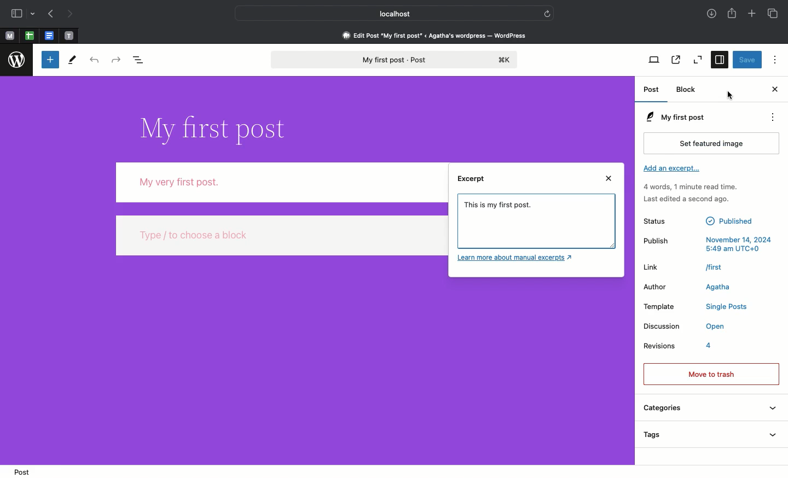  Describe the element at coordinates (709, 410) in the screenshot. I see `Categories` at that location.